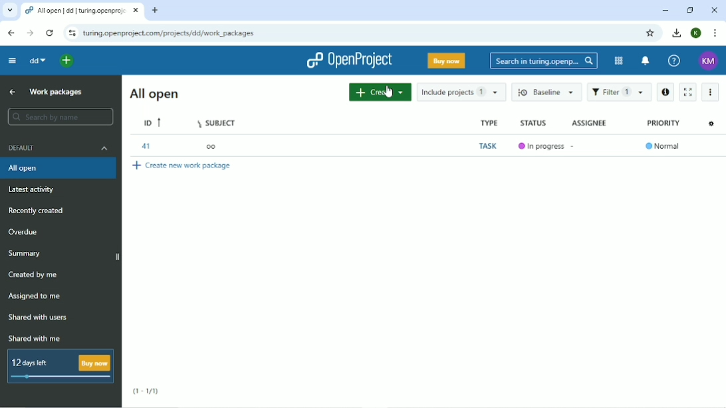  Describe the element at coordinates (677, 33) in the screenshot. I see `Downloads` at that location.